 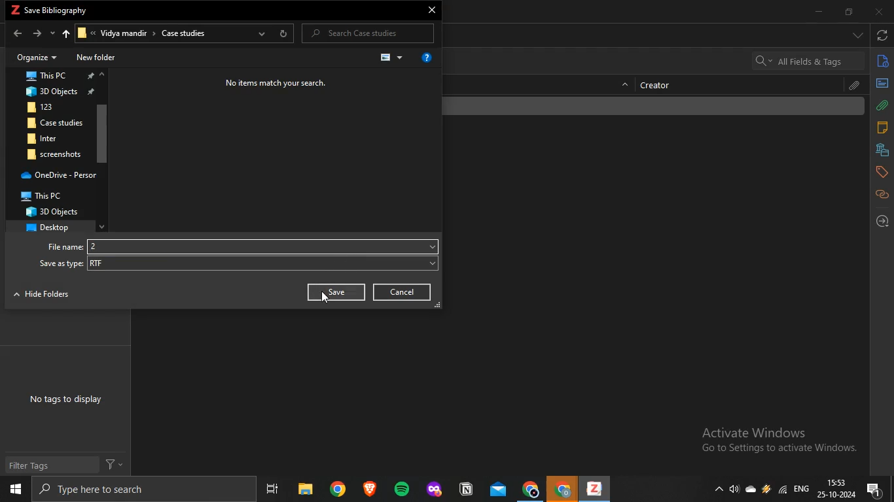 I want to click on abstract, so click(x=882, y=83).